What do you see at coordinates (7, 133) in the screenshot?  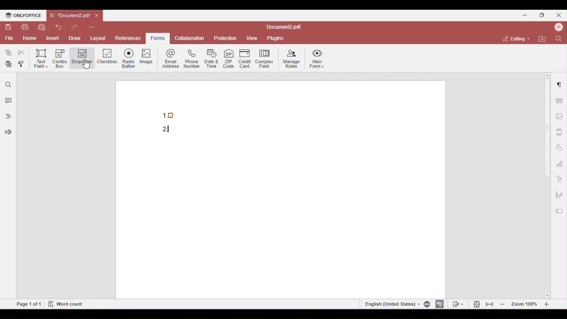 I see `feedback and support` at bounding box center [7, 133].